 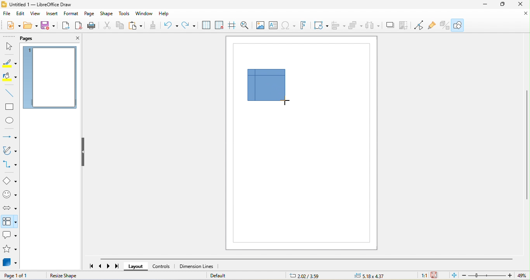 I want to click on file, so click(x=8, y=14).